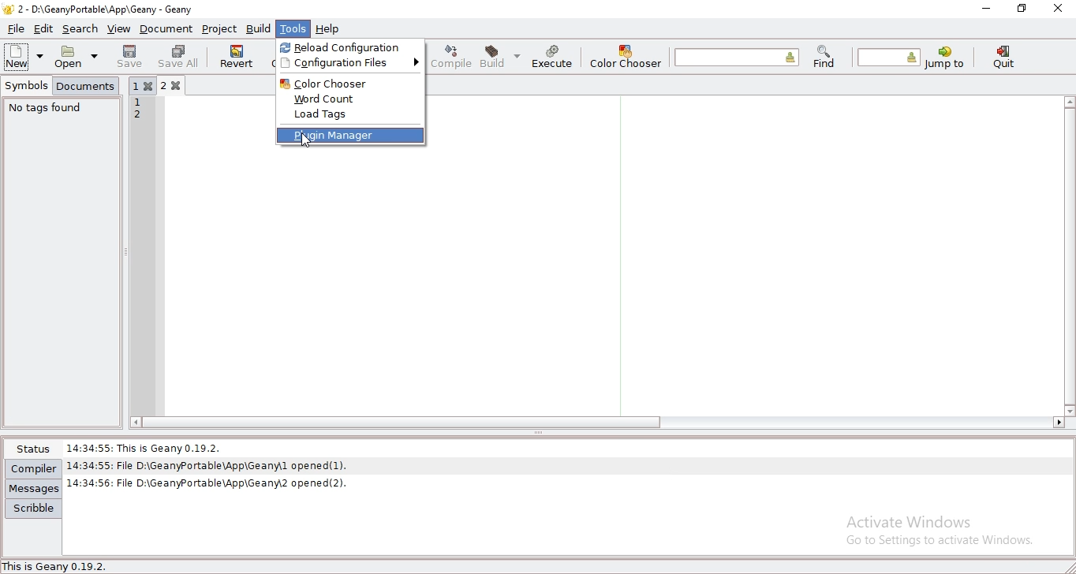 The height and width of the screenshot is (574, 1076). What do you see at coordinates (936, 542) in the screenshot?
I see `go to settings to activate windows` at bounding box center [936, 542].